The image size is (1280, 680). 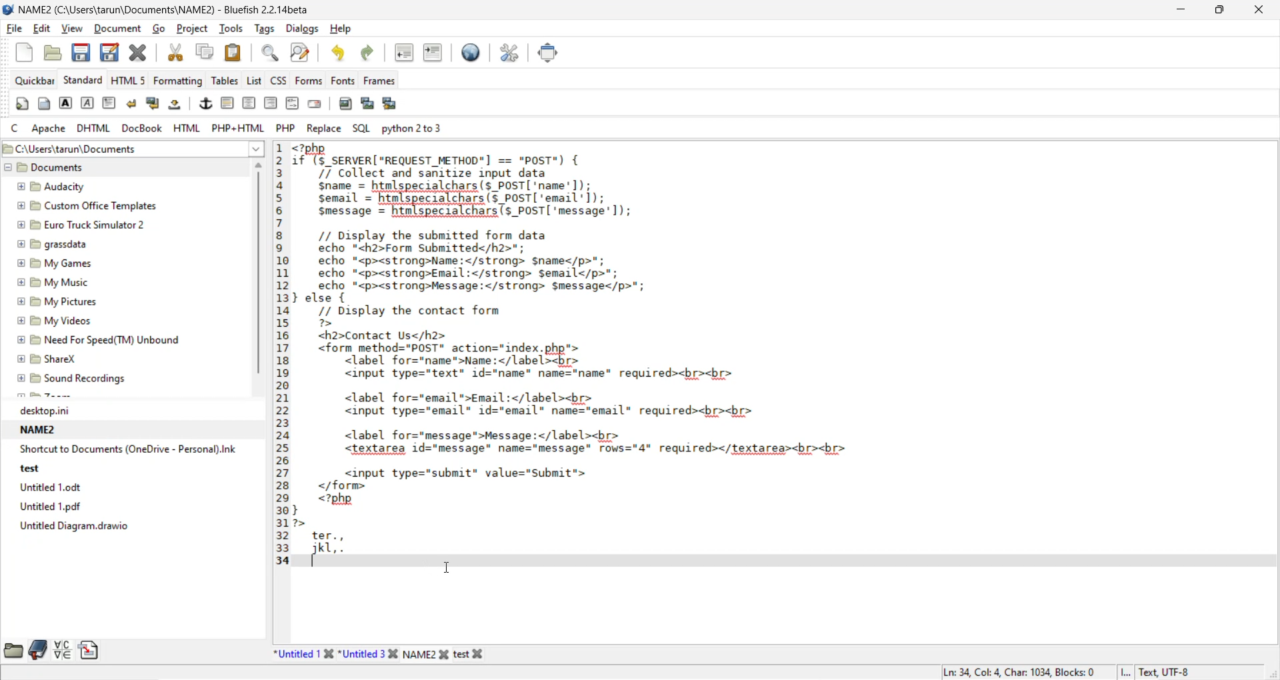 What do you see at coordinates (61, 301) in the screenshot?
I see `My Pictures` at bounding box center [61, 301].